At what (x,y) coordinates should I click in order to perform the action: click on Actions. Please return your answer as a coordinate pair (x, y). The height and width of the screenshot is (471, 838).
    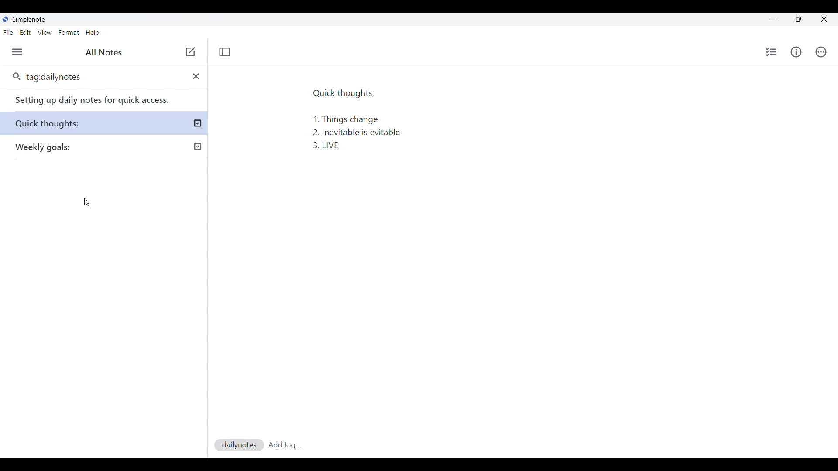
    Looking at the image, I should click on (820, 51).